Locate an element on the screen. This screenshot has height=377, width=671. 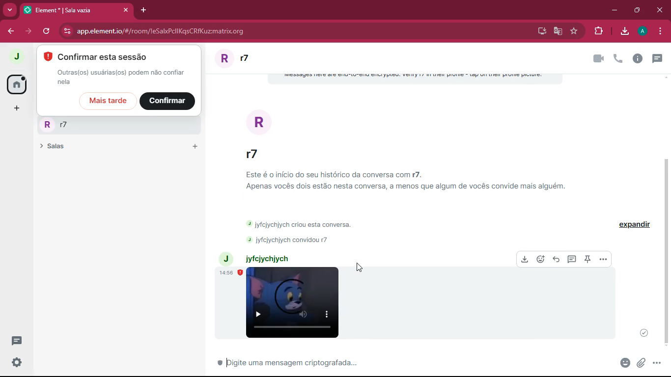
settings is located at coordinates (16, 363).